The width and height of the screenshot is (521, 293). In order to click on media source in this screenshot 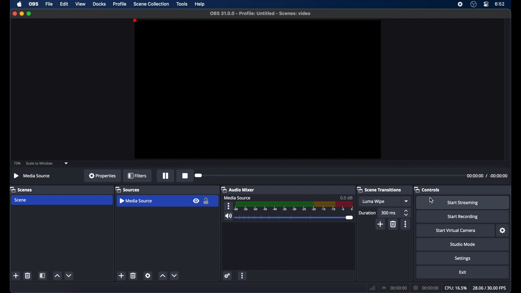, I will do `click(238, 198)`.